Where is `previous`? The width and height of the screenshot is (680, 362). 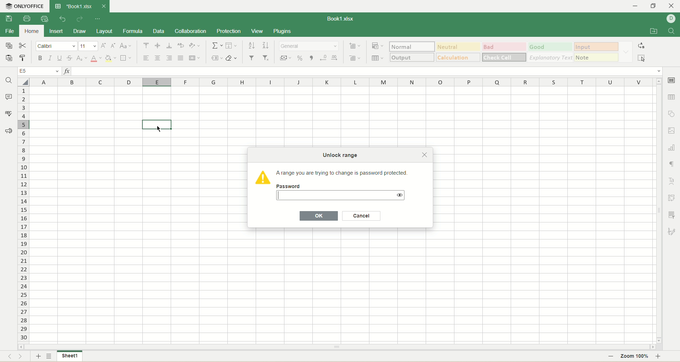
previous is located at coordinates (10, 357).